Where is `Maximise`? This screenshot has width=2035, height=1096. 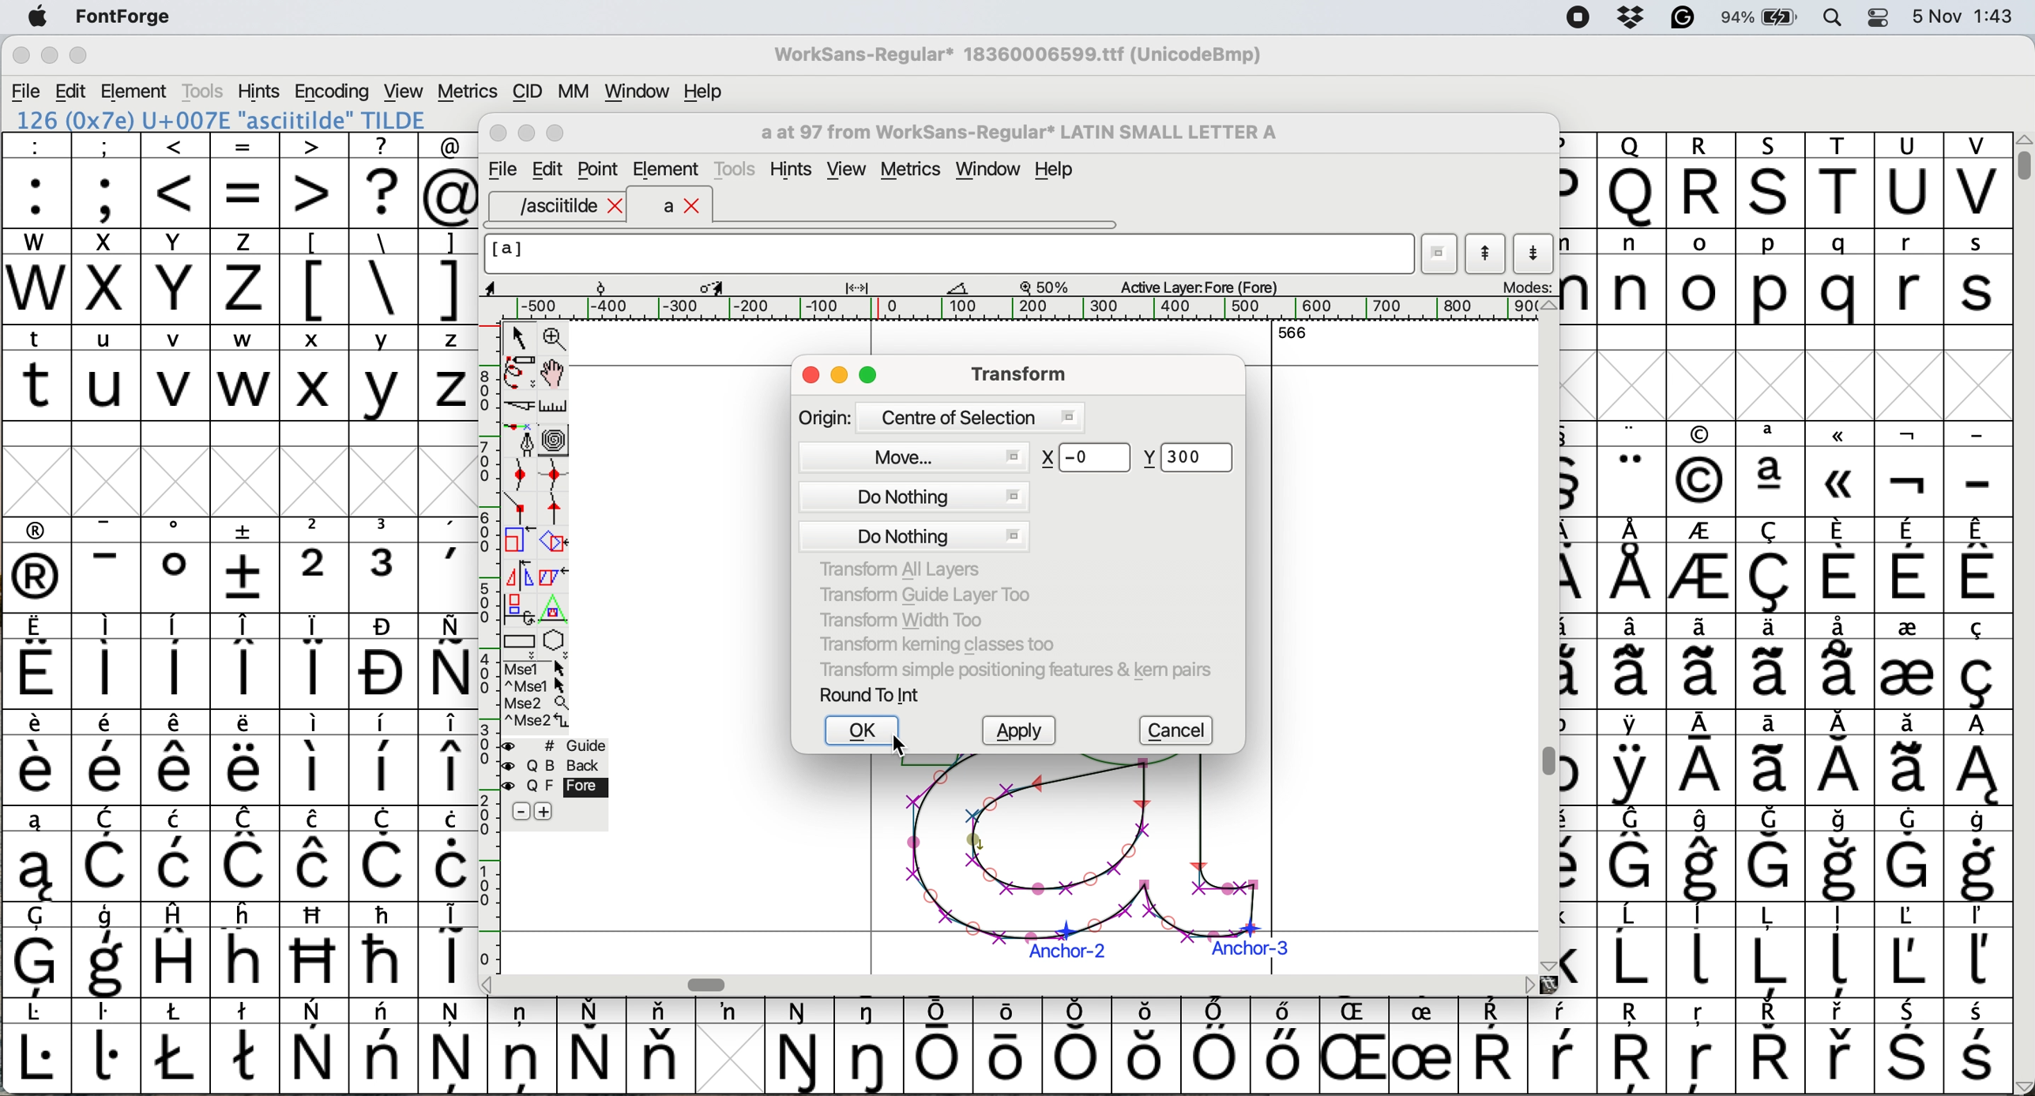
Maximise is located at coordinates (559, 134).